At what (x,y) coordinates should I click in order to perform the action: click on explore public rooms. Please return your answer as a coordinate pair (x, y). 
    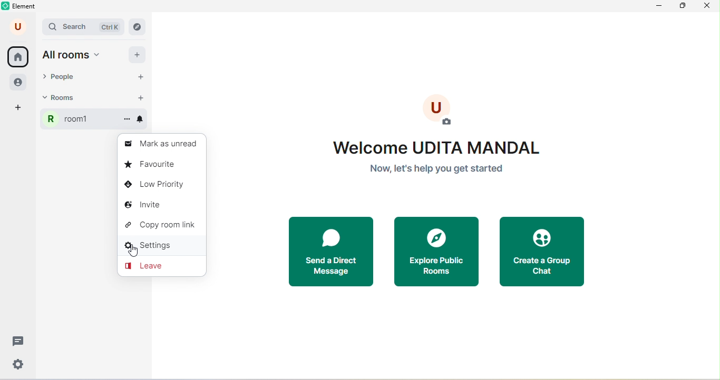
    Looking at the image, I should click on (437, 252).